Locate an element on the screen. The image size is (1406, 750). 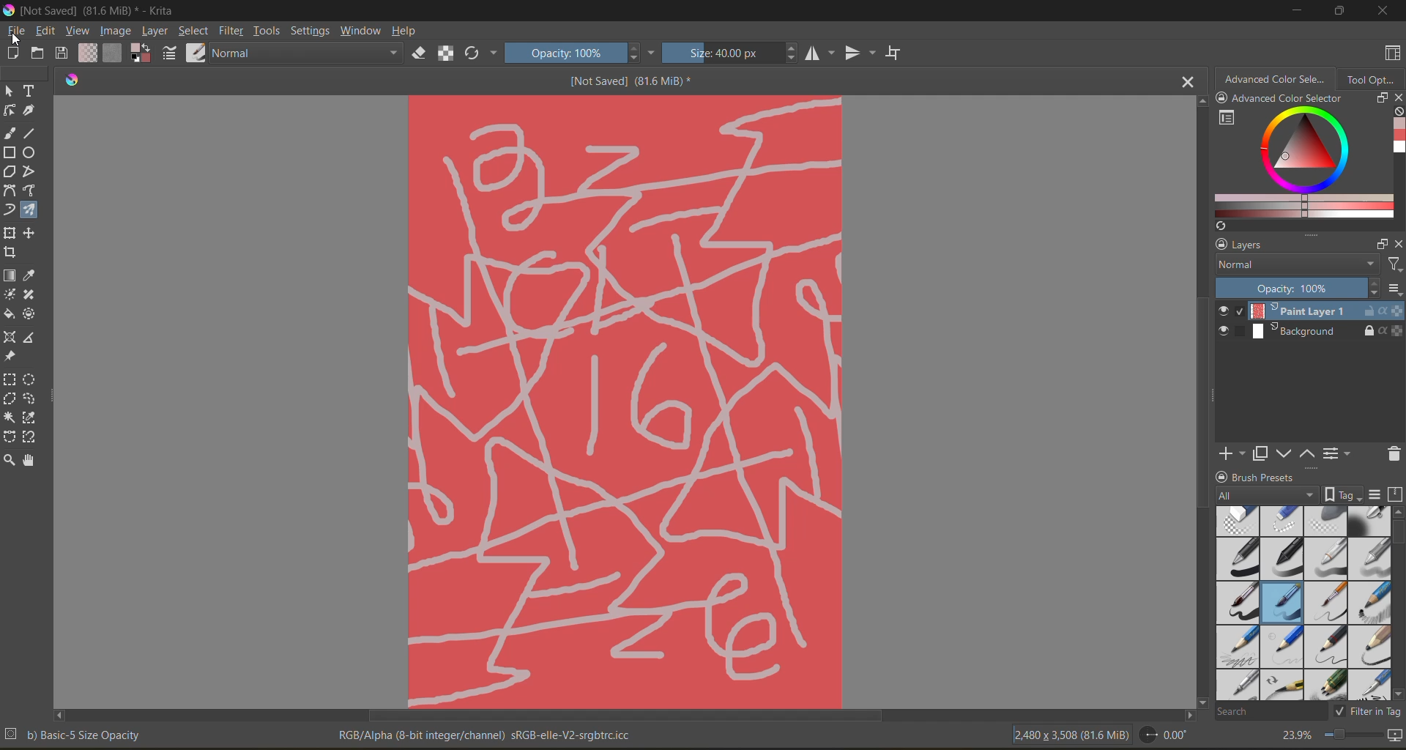
select is located at coordinates (192, 31).